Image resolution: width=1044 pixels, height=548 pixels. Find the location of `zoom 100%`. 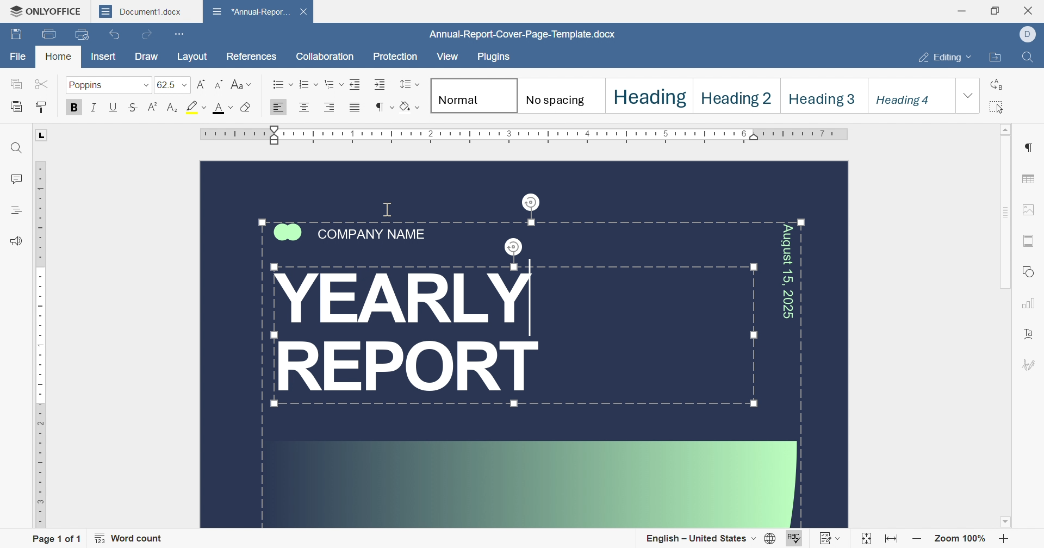

zoom 100% is located at coordinates (959, 540).